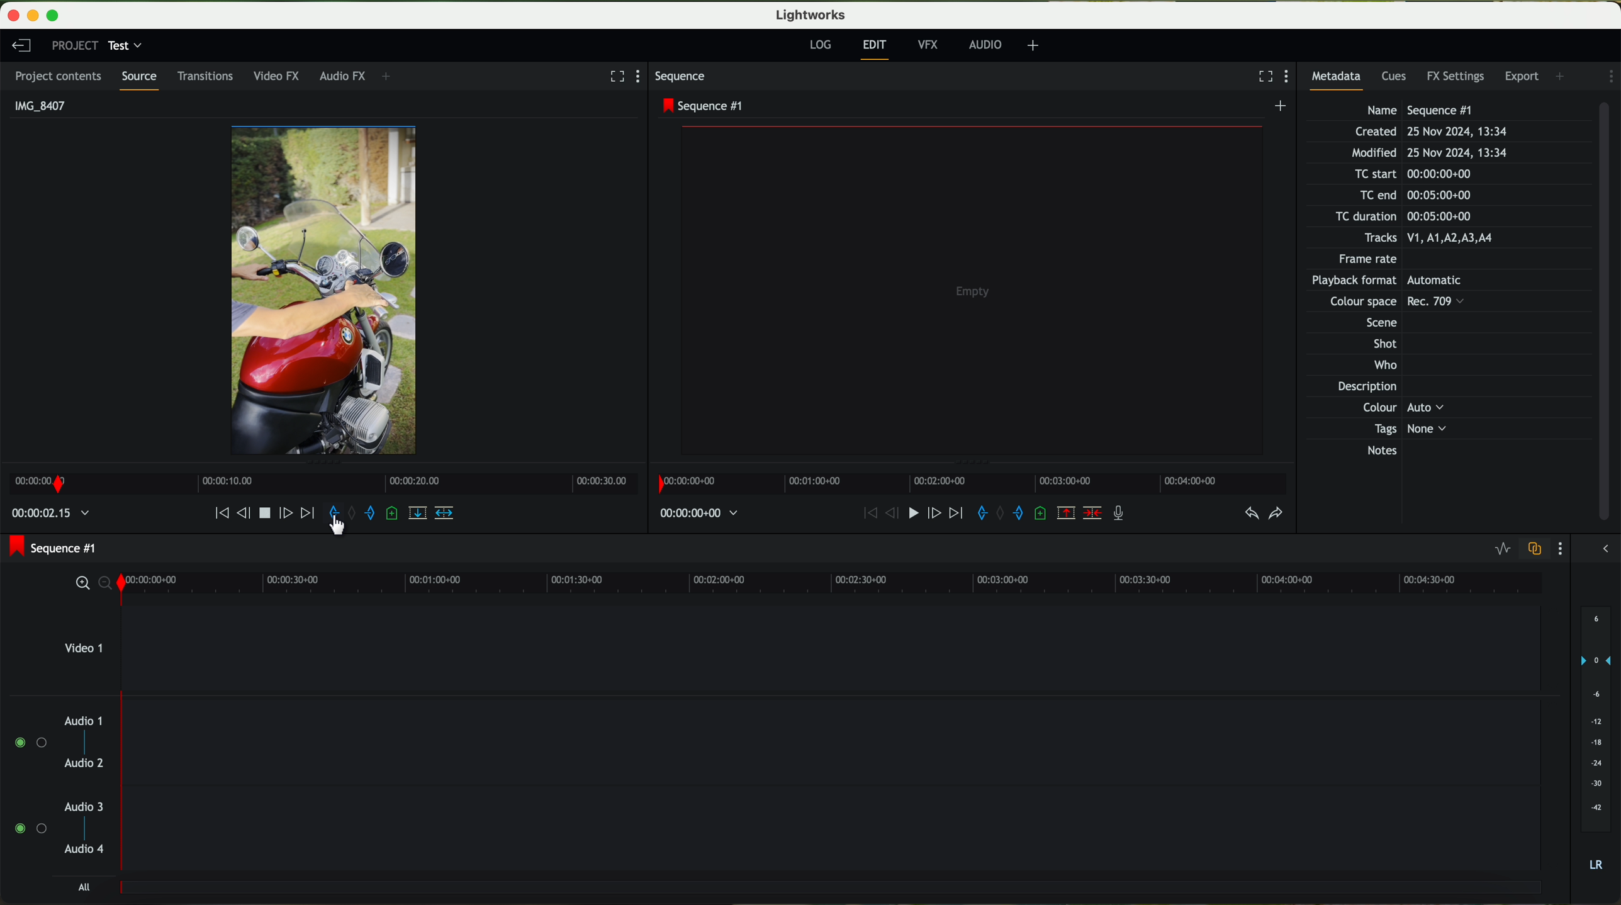 This screenshot has width=1621, height=905. I want to click on zoom out, so click(104, 585).